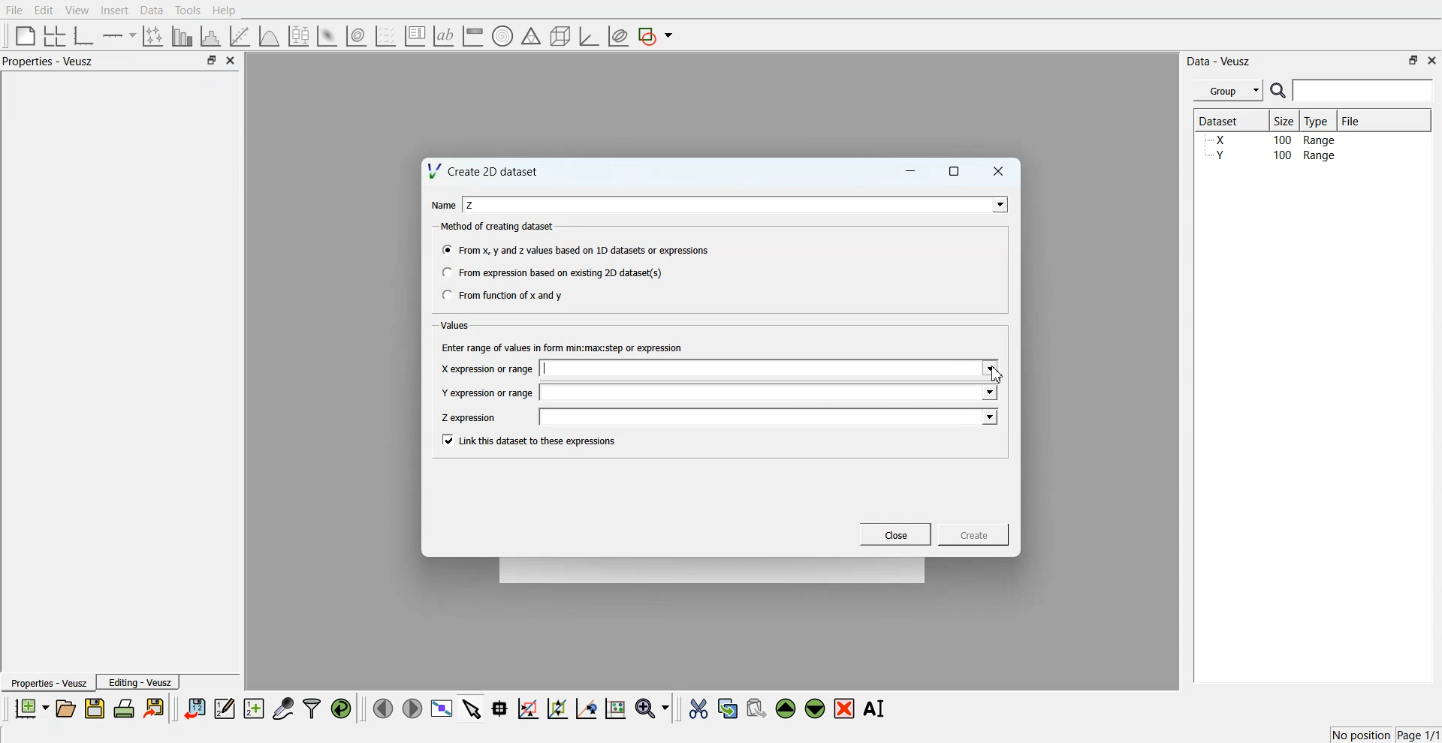  I want to click on Ternary Graph, so click(531, 35).